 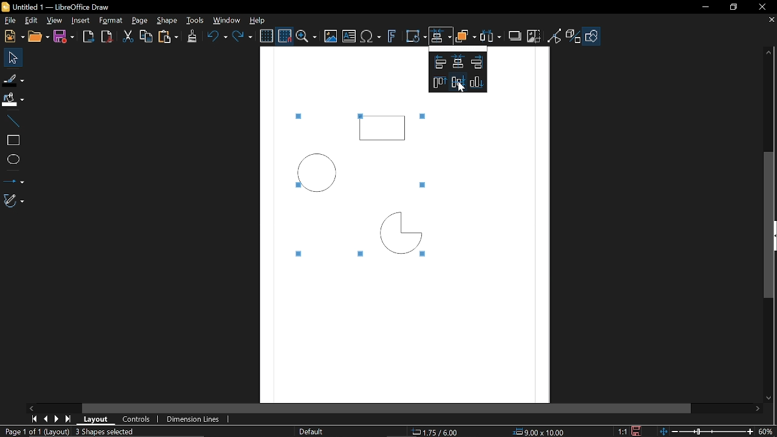 What do you see at coordinates (13, 201) in the screenshot?
I see `Curves and polygons` at bounding box center [13, 201].